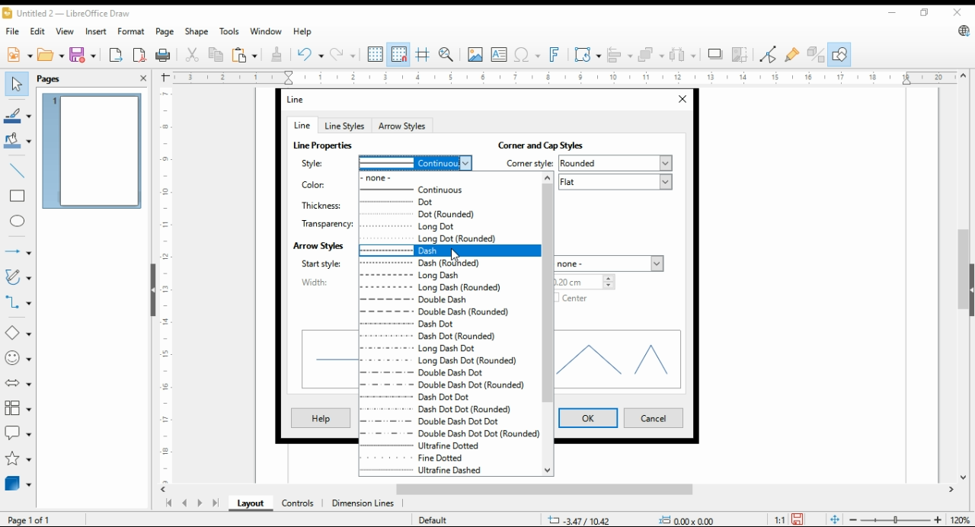  Describe the element at coordinates (311, 53) in the screenshot. I see `undo` at that location.